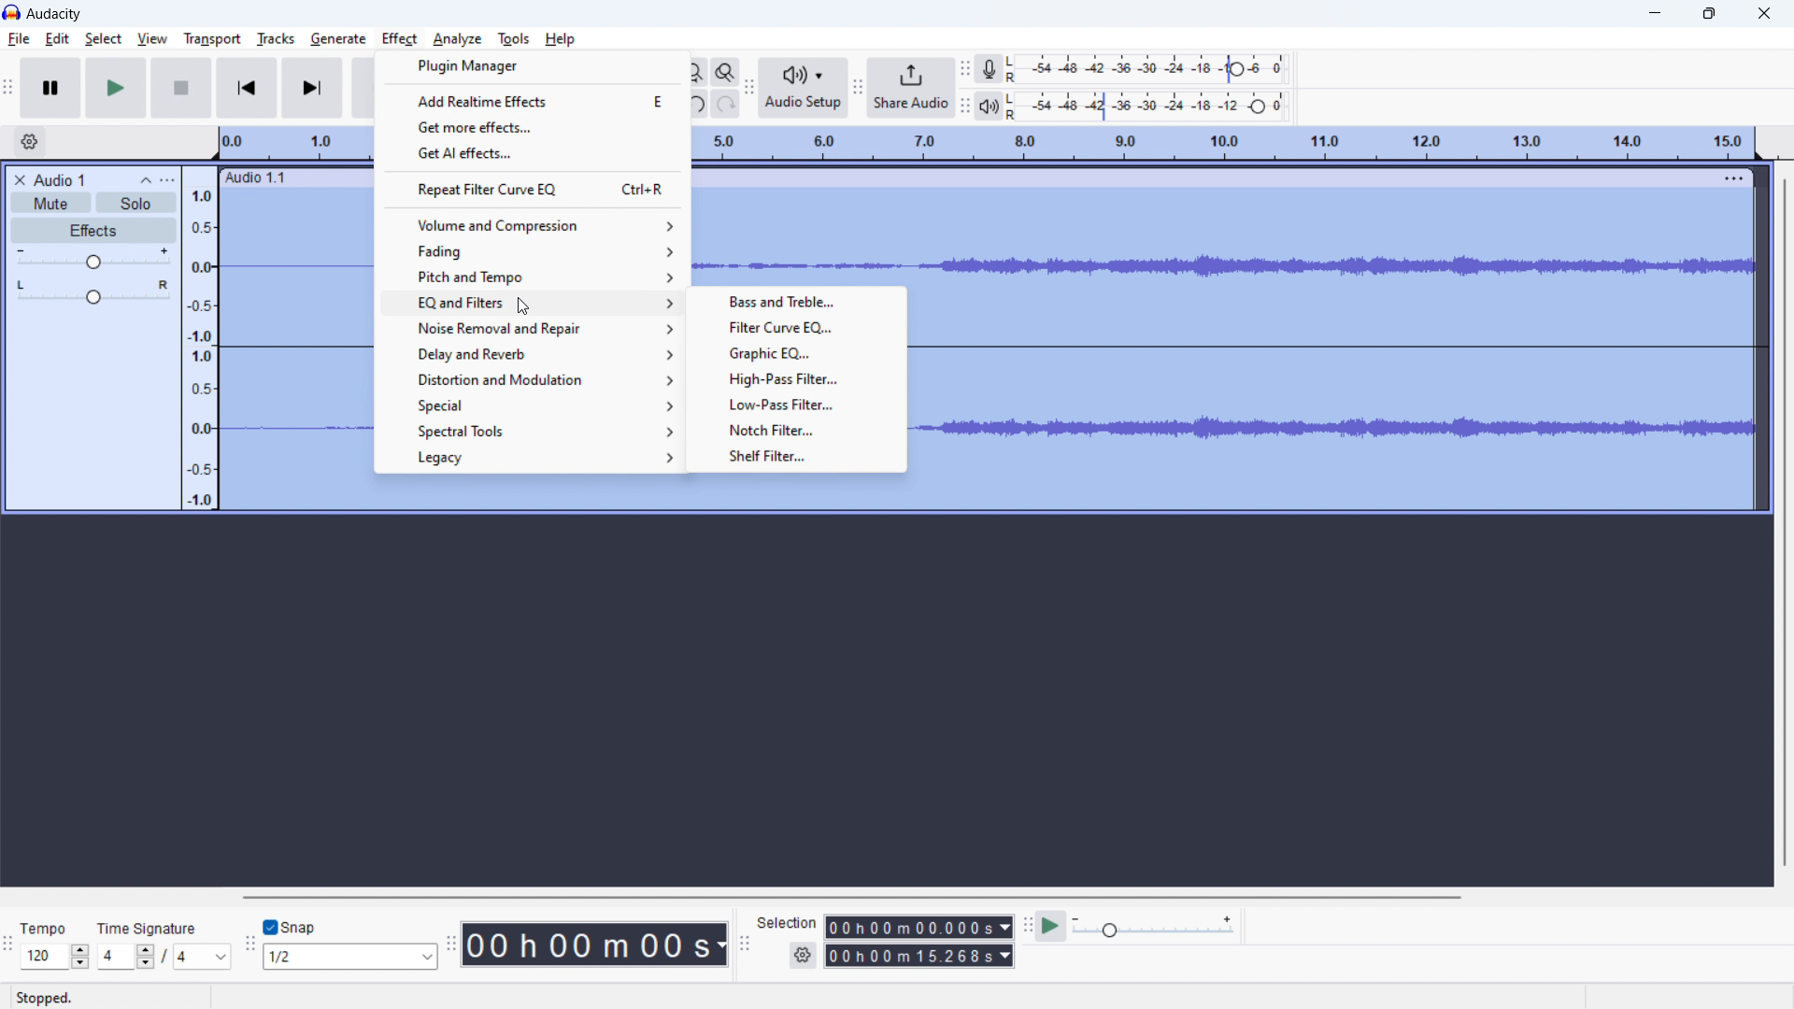 The height and width of the screenshot is (1009, 1794). I want to click on pause, so click(51, 88).